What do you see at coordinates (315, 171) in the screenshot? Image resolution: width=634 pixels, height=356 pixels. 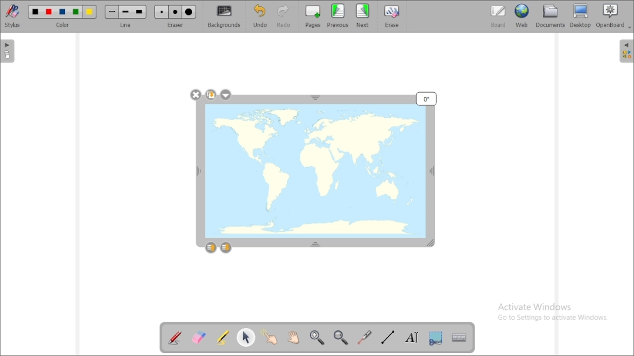 I see `image` at bounding box center [315, 171].